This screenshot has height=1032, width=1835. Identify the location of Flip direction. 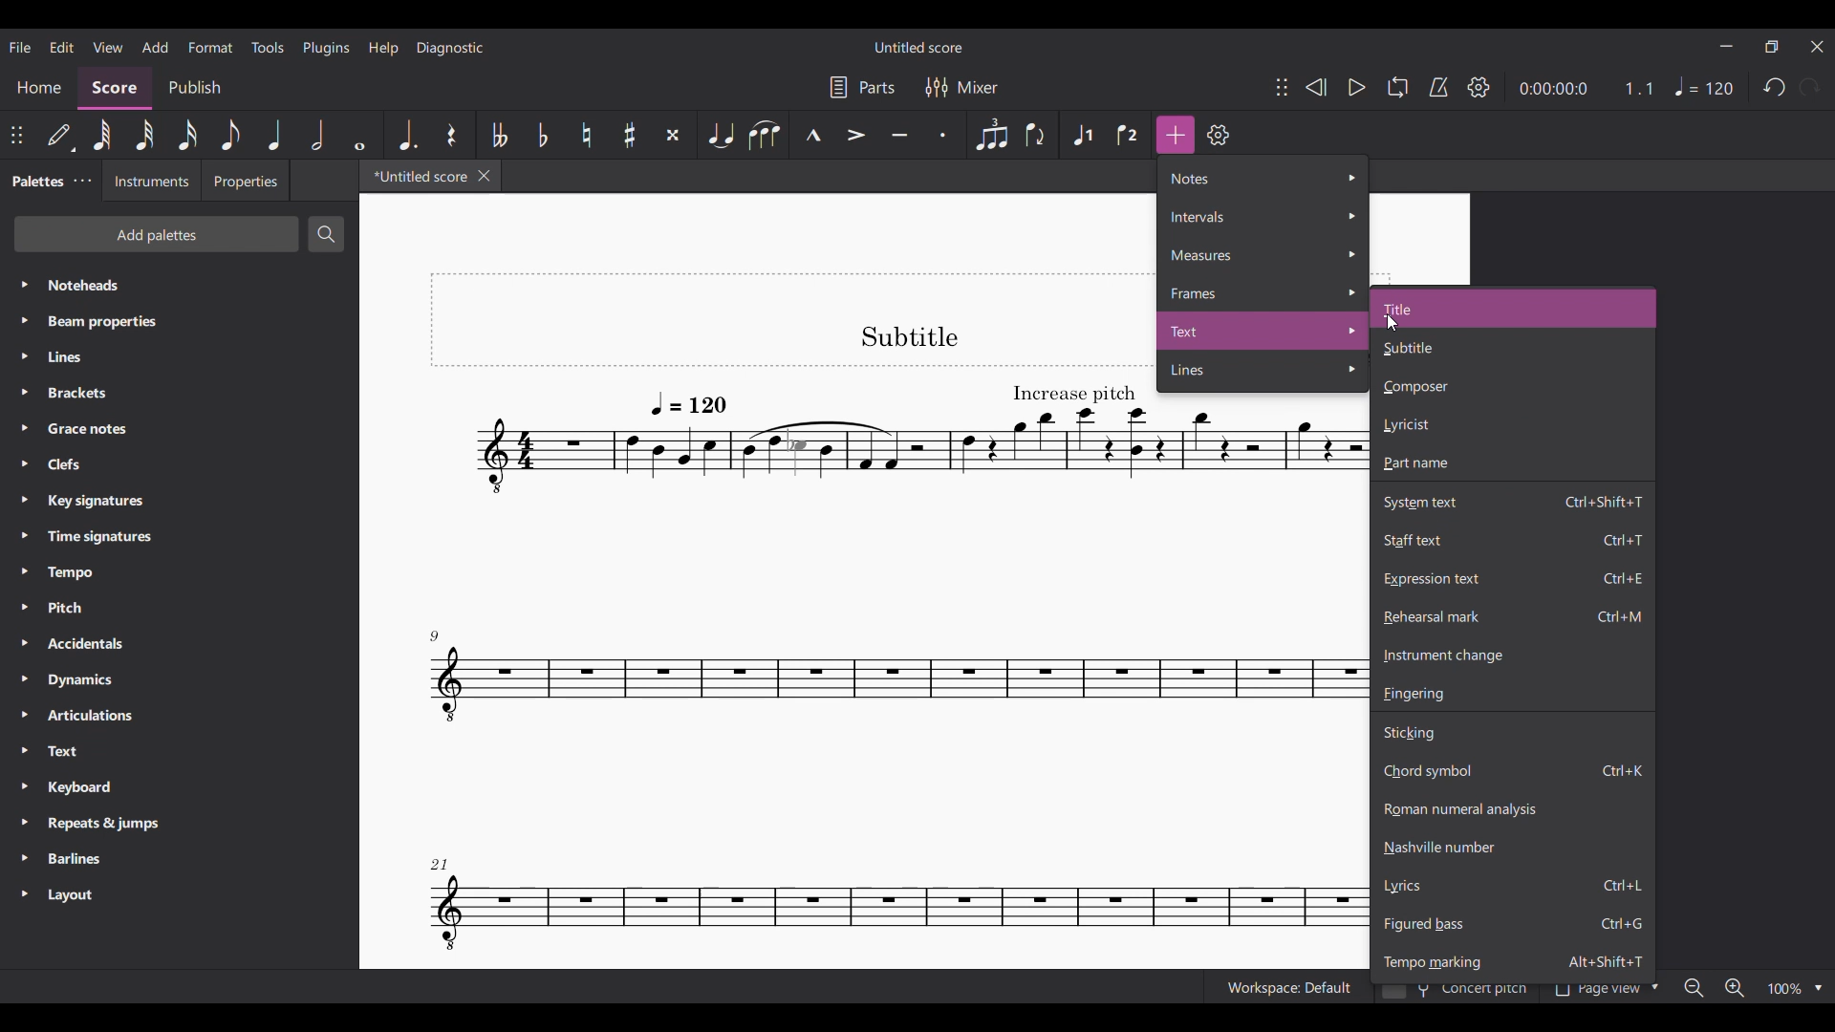
(1039, 135).